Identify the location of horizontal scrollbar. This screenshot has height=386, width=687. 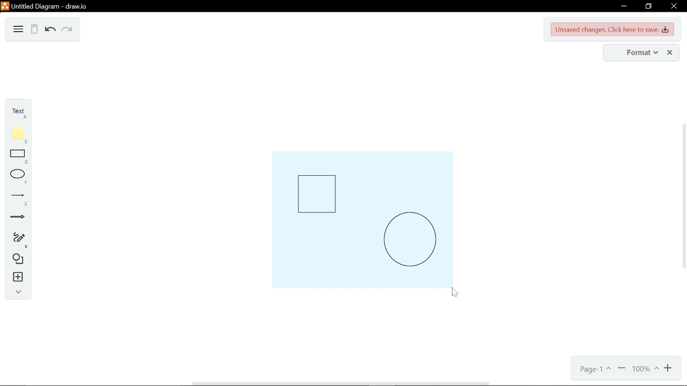
(341, 383).